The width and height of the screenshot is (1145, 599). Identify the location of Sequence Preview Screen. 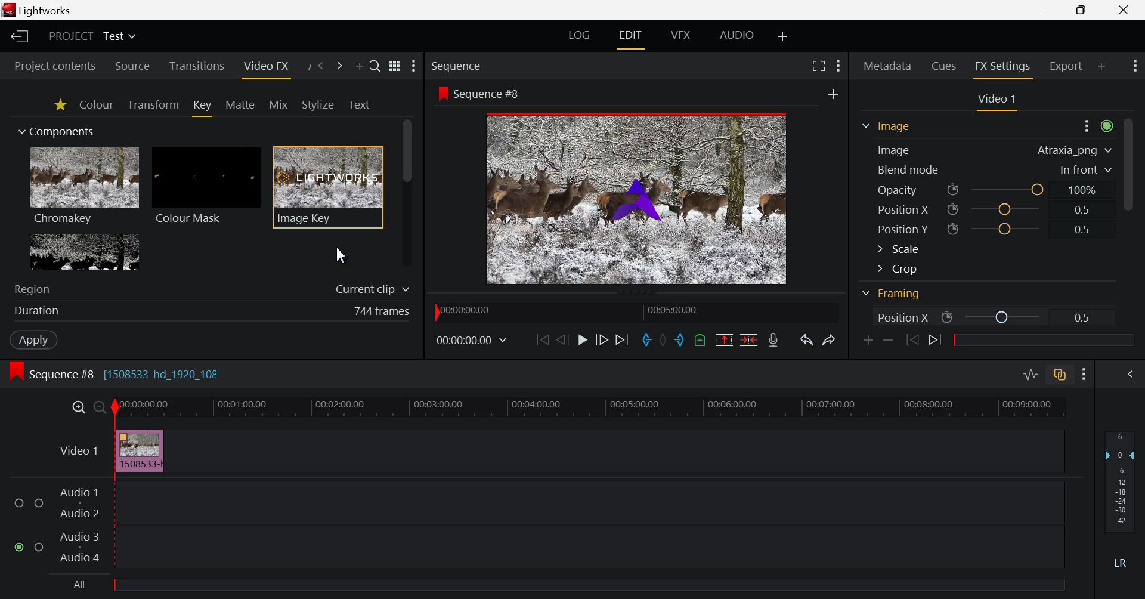
(637, 199).